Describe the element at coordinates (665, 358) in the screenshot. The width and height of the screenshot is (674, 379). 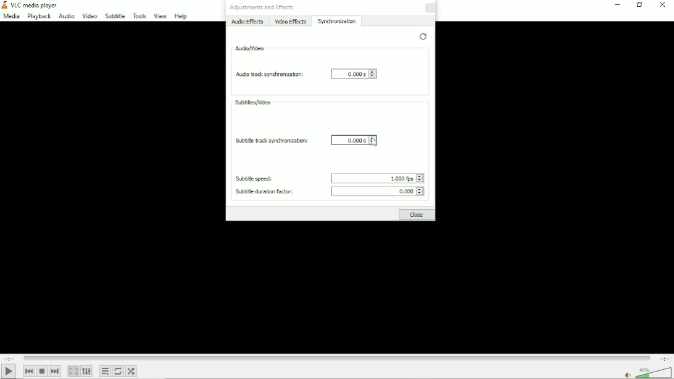
I see `Total duration` at that location.